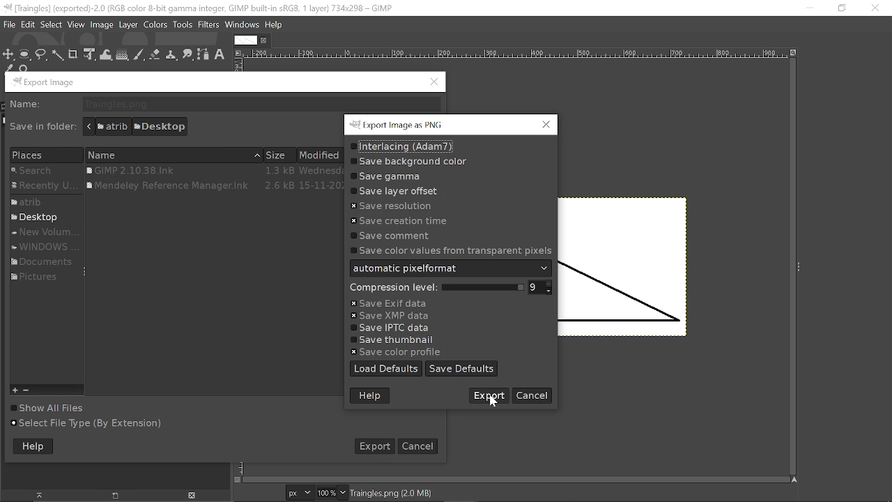  What do you see at coordinates (391, 492) in the screenshot?
I see `Format of the current file` at bounding box center [391, 492].